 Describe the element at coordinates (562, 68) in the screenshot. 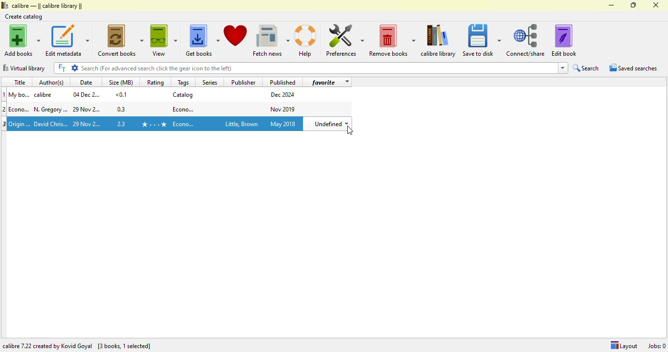

I see `dropdown` at that location.